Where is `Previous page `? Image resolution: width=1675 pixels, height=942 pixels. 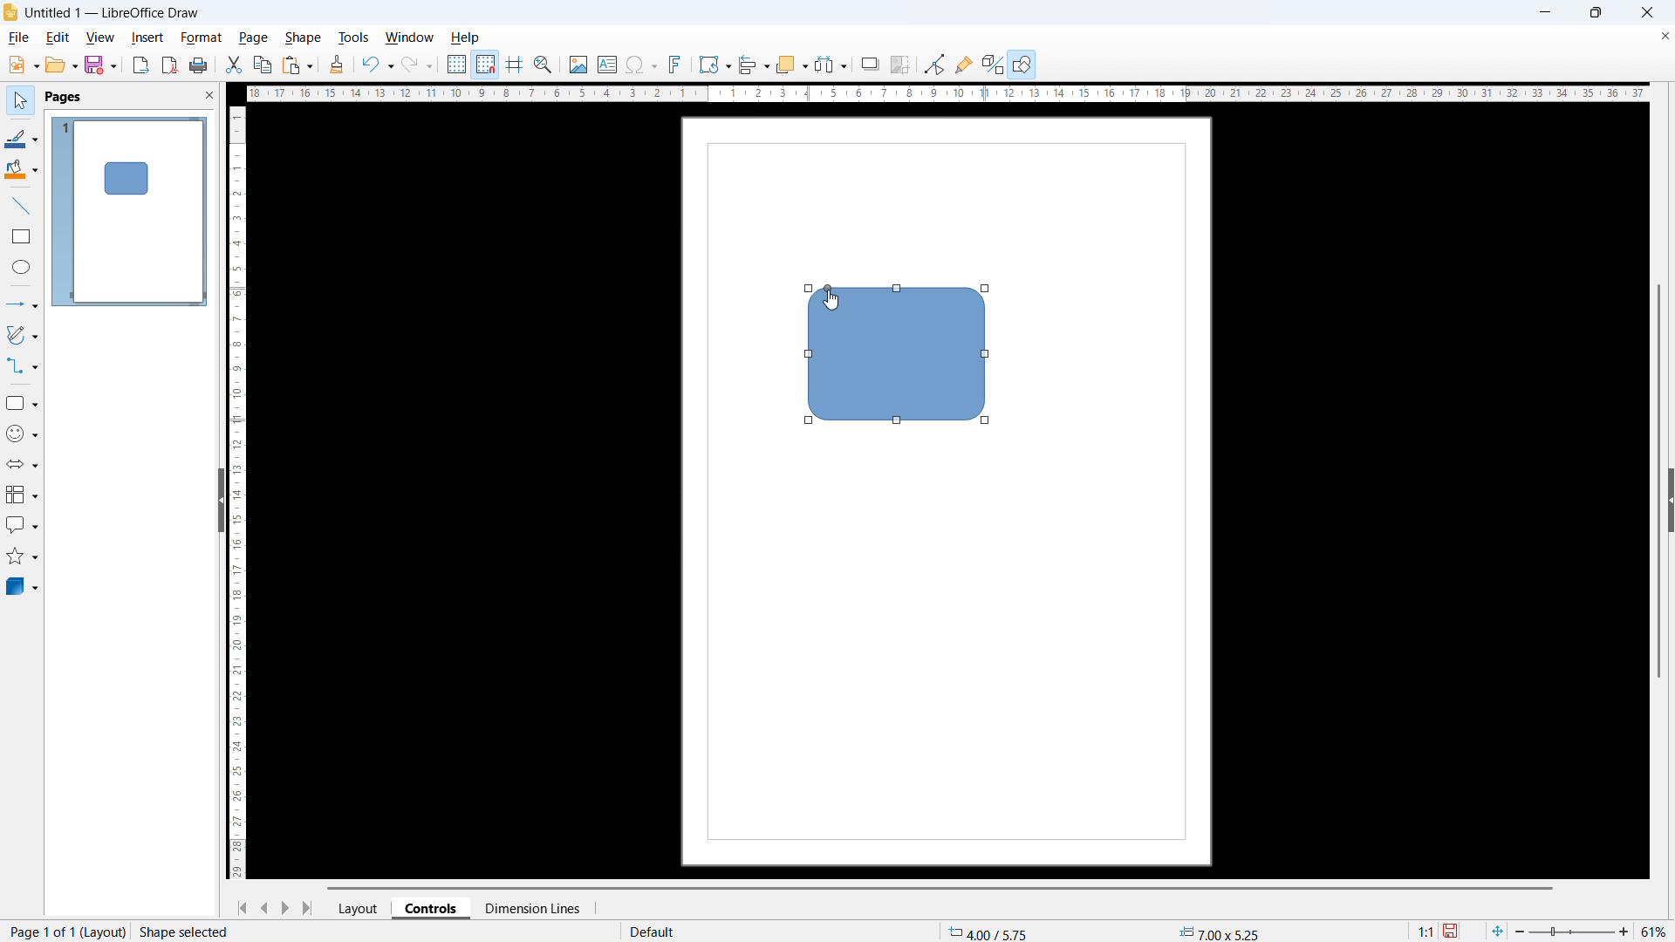
Previous page  is located at coordinates (264, 908).